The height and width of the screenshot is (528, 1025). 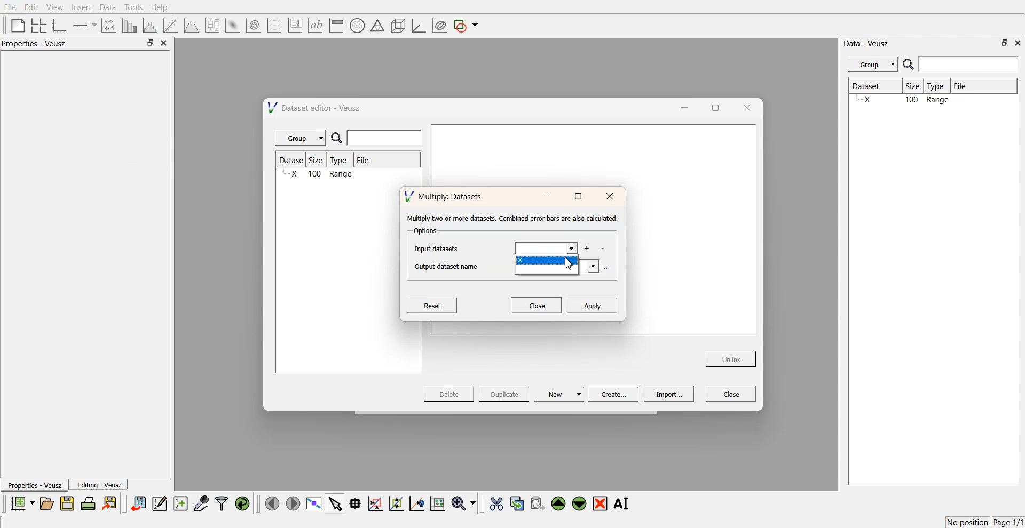 I want to click on arrange graphs, so click(x=37, y=25).